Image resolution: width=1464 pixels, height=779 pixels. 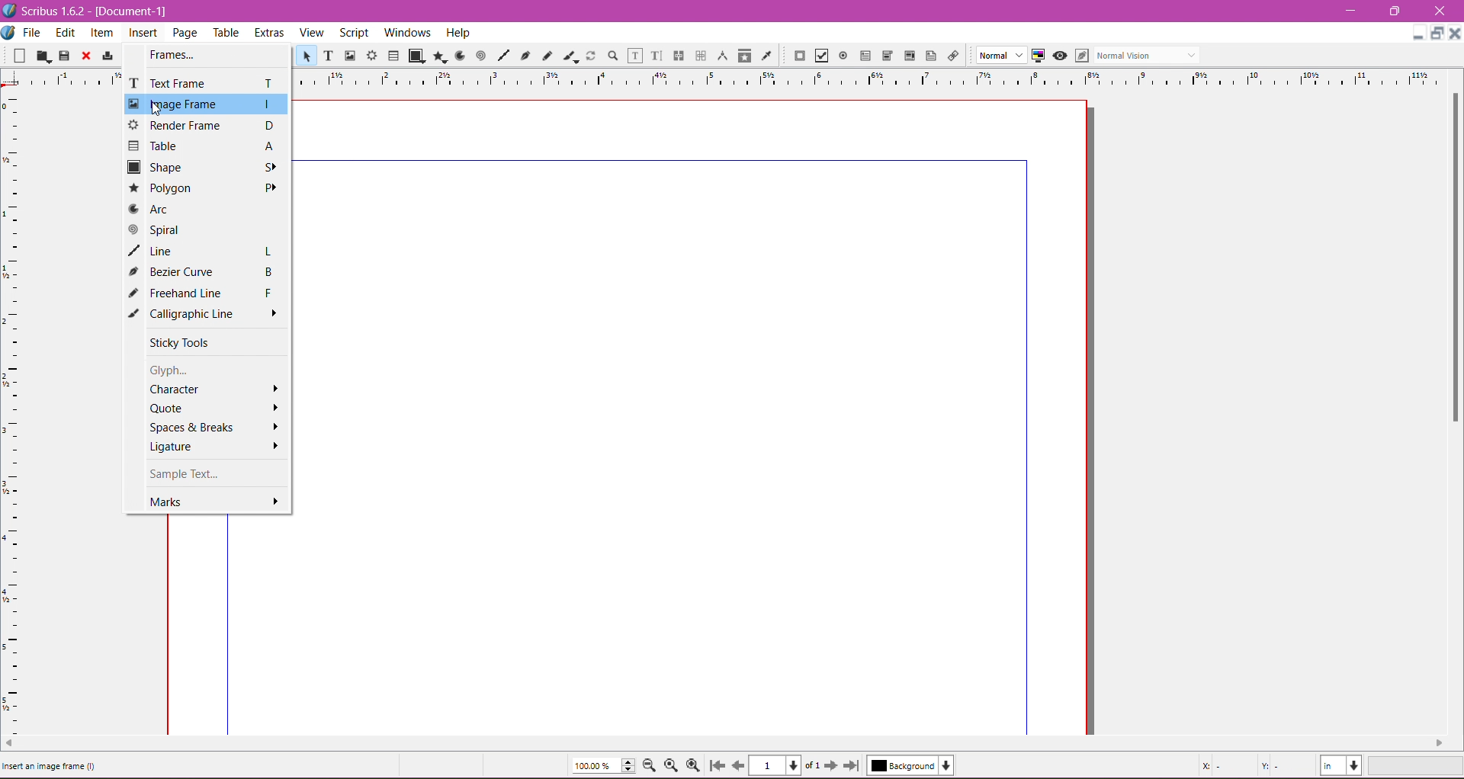 I want to click on Render Frame, so click(x=373, y=56).